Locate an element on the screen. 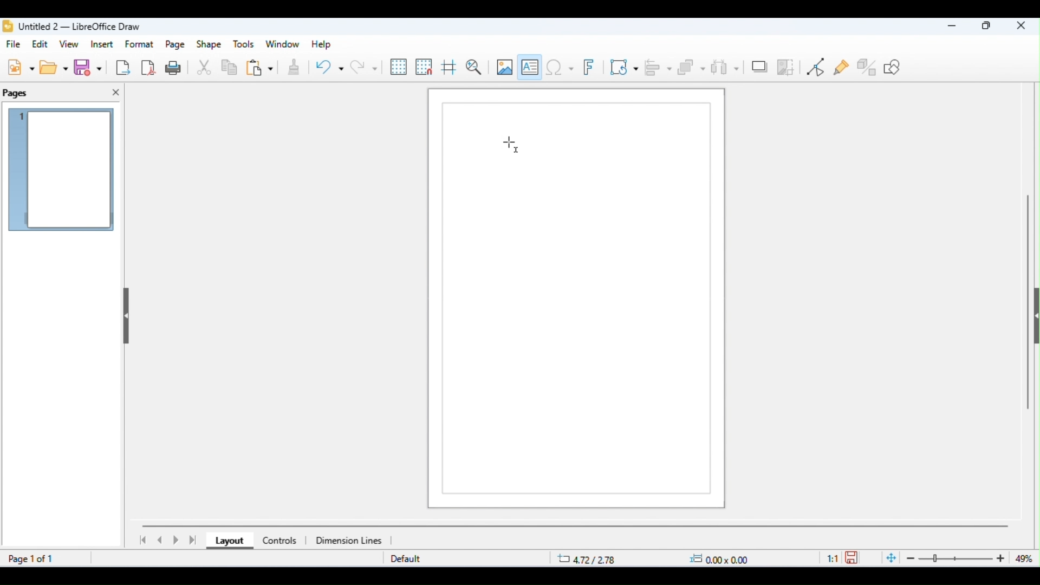 This screenshot has height=585, width=1040. pages is located at coordinates (16, 94).